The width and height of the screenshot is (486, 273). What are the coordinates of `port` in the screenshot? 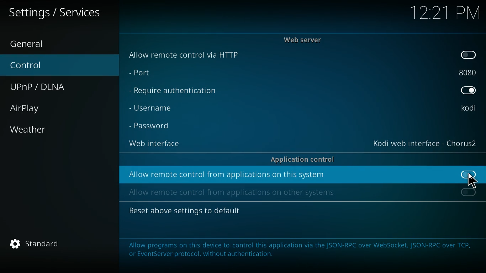 It's located at (469, 73).